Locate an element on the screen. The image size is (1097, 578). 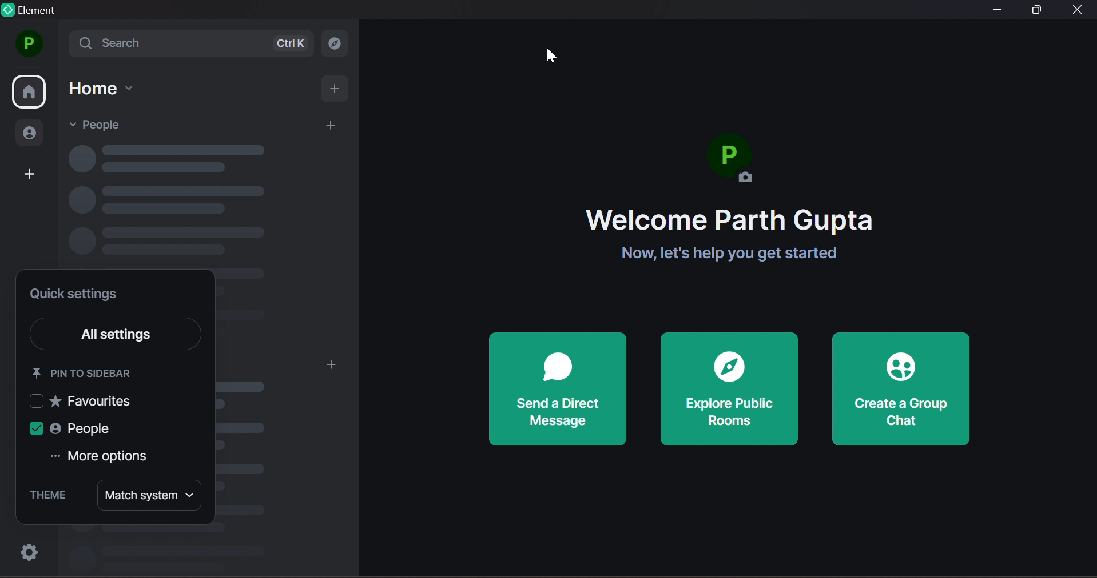
settings is located at coordinates (26, 552).